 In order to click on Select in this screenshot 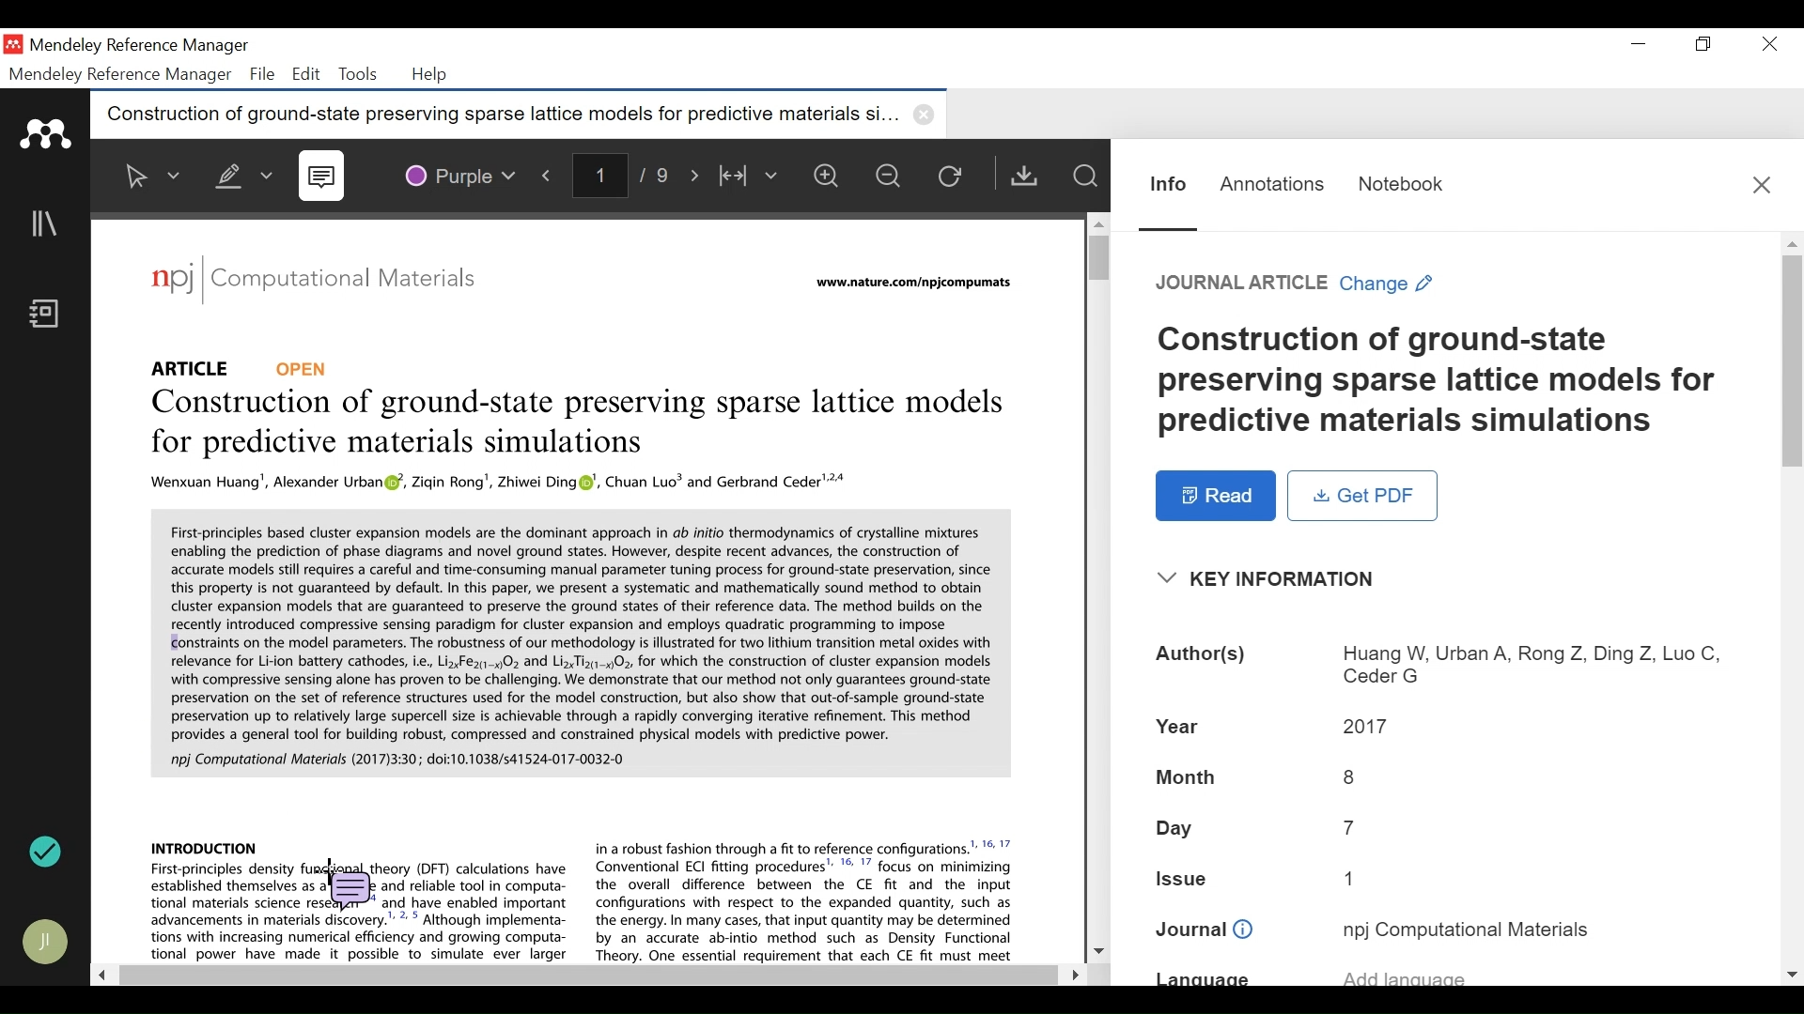, I will do `click(150, 176)`.